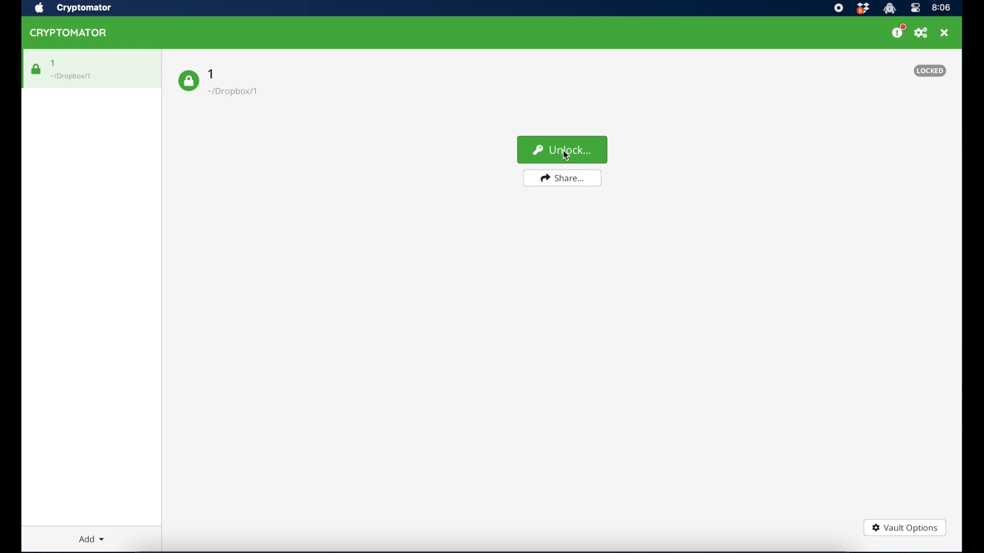 This screenshot has height=553, width=984. I want to click on cryptomator, so click(84, 8).